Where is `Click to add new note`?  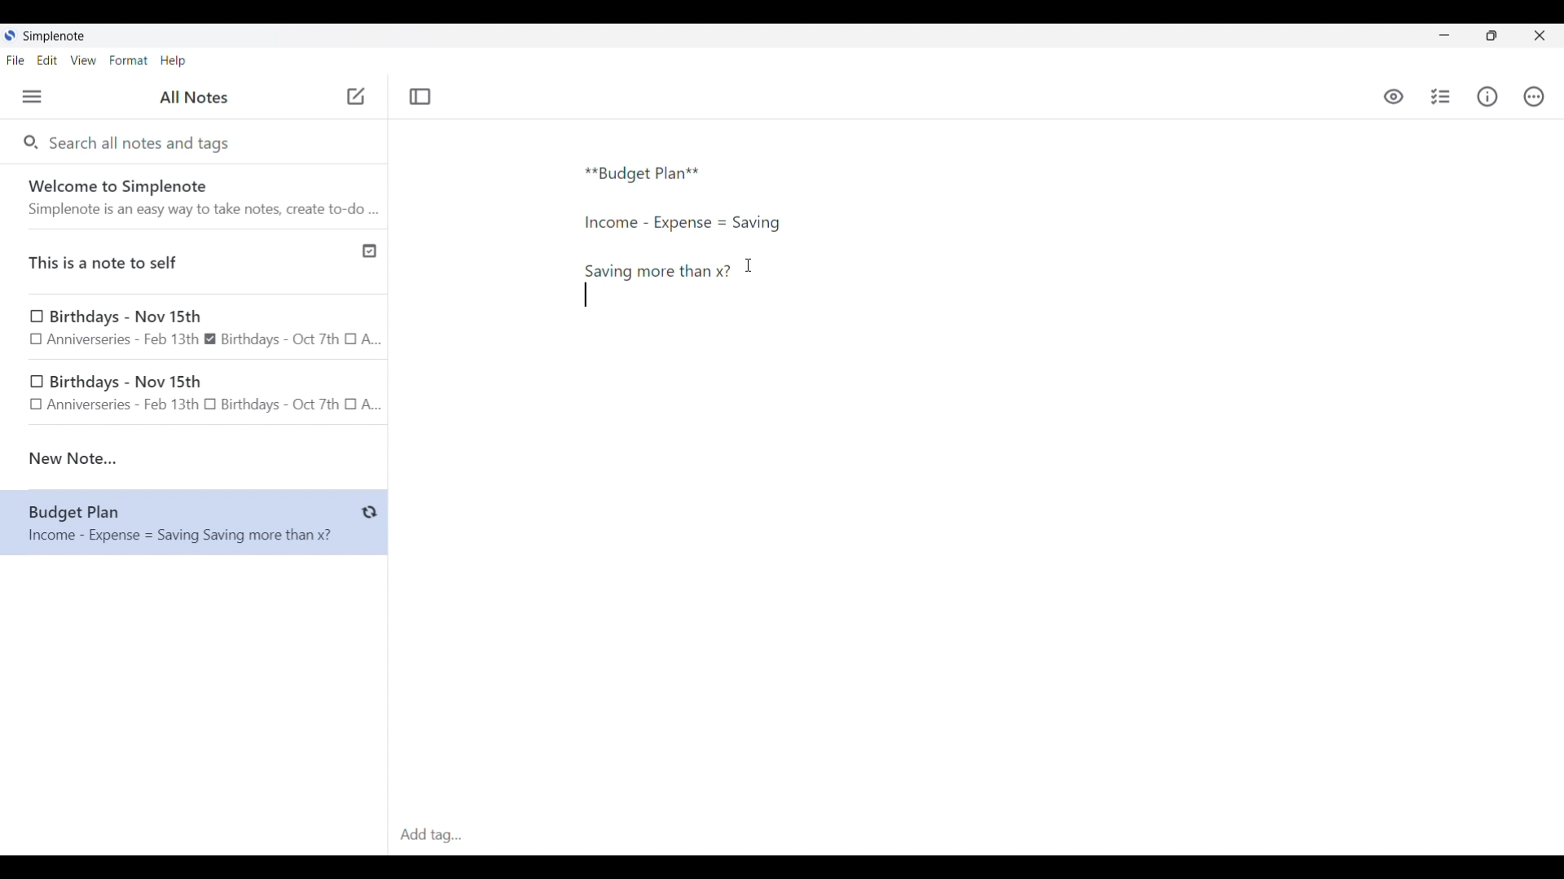 Click to add new note is located at coordinates (356, 96).